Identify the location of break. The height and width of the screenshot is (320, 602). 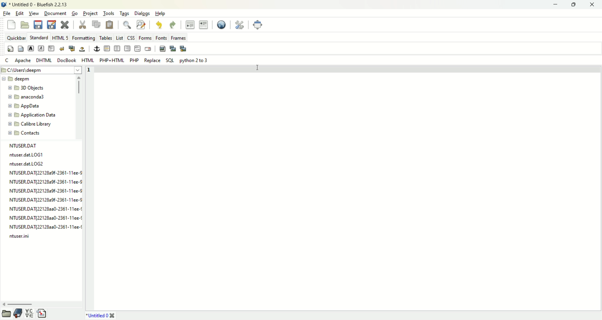
(61, 49).